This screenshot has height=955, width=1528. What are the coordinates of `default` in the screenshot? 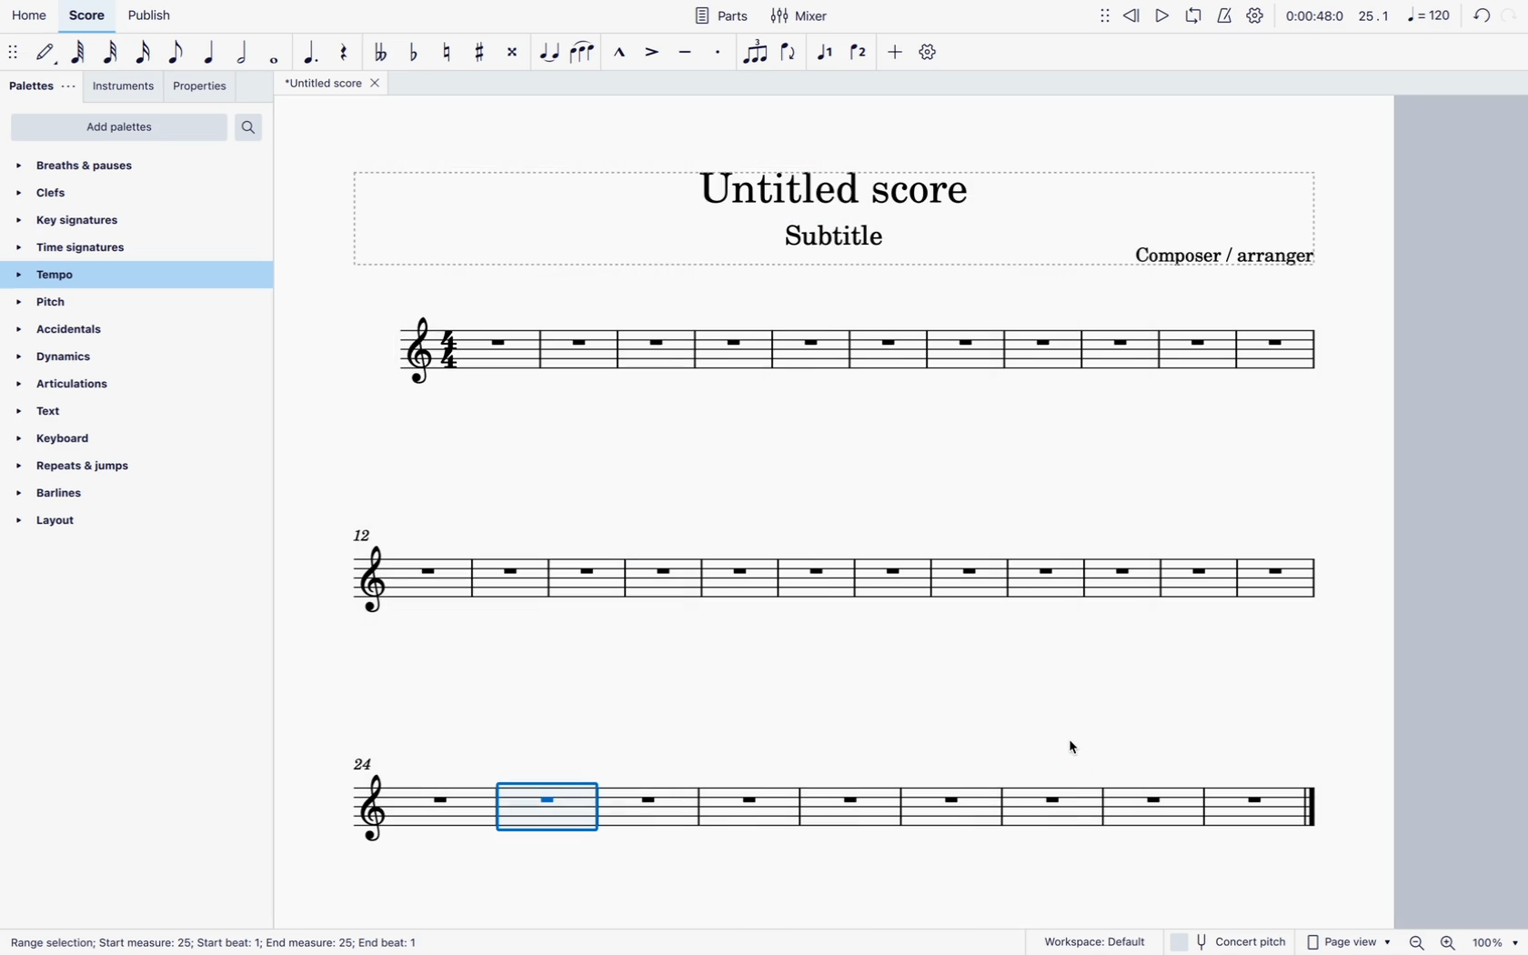 It's located at (45, 54).